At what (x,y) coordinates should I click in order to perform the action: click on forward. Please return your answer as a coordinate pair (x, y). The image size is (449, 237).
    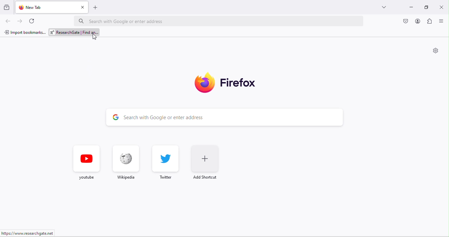
    Looking at the image, I should click on (21, 21).